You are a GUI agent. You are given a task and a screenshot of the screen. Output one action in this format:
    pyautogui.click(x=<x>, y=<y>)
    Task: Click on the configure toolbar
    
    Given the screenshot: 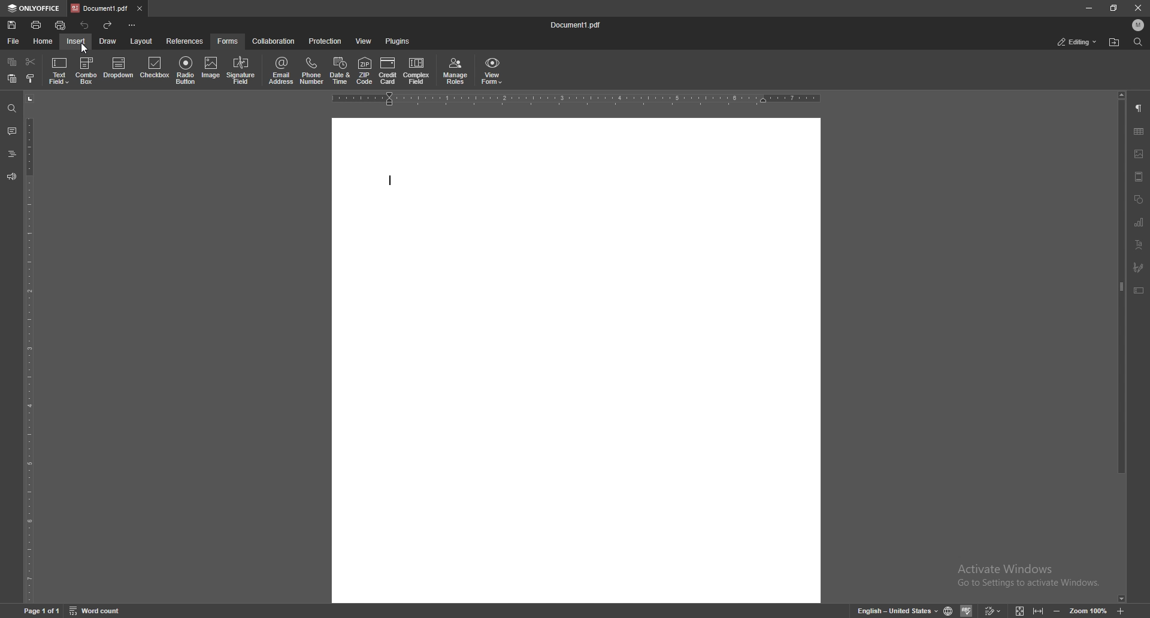 What is the action you would take?
    pyautogui.click(x=132, y=25)
    